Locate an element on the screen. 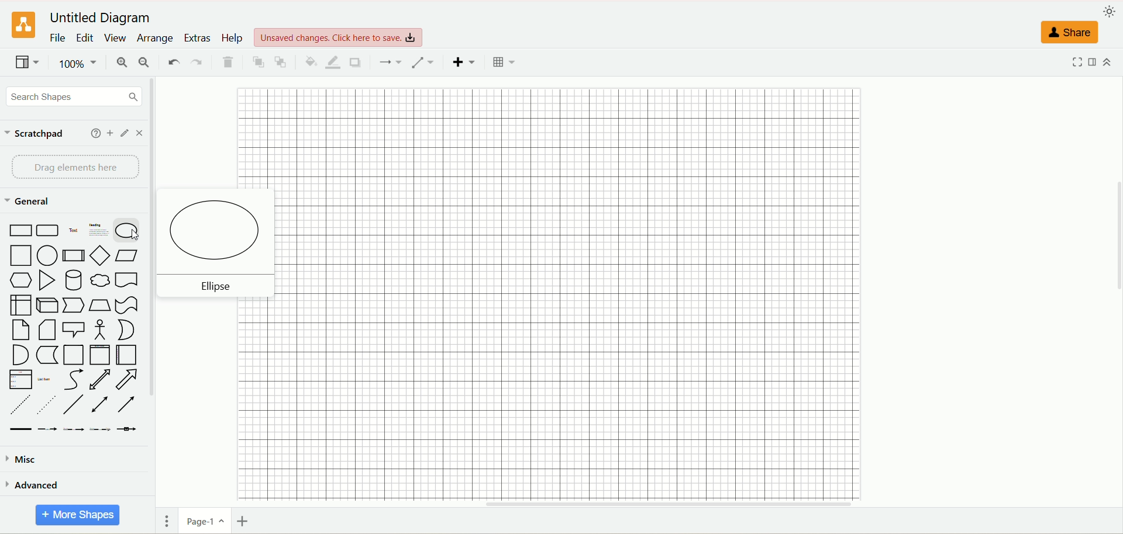  logo is located at coordinates (20, 26).